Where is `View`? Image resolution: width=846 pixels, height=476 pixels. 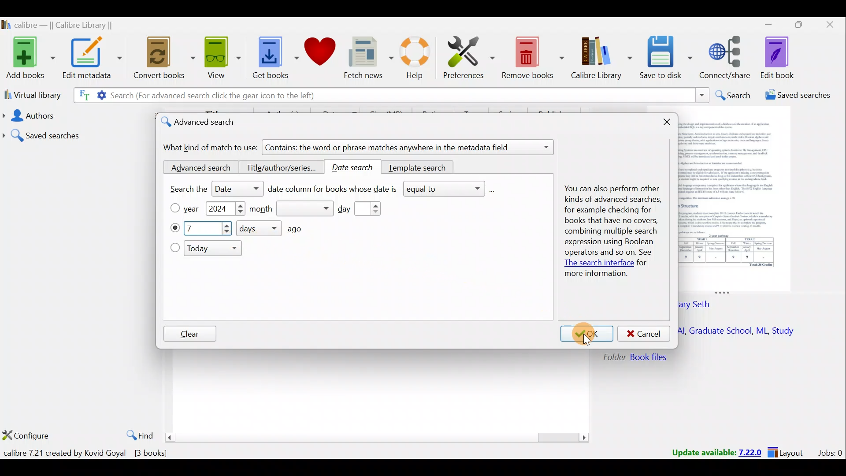 View is located at coordinates (220, 59).